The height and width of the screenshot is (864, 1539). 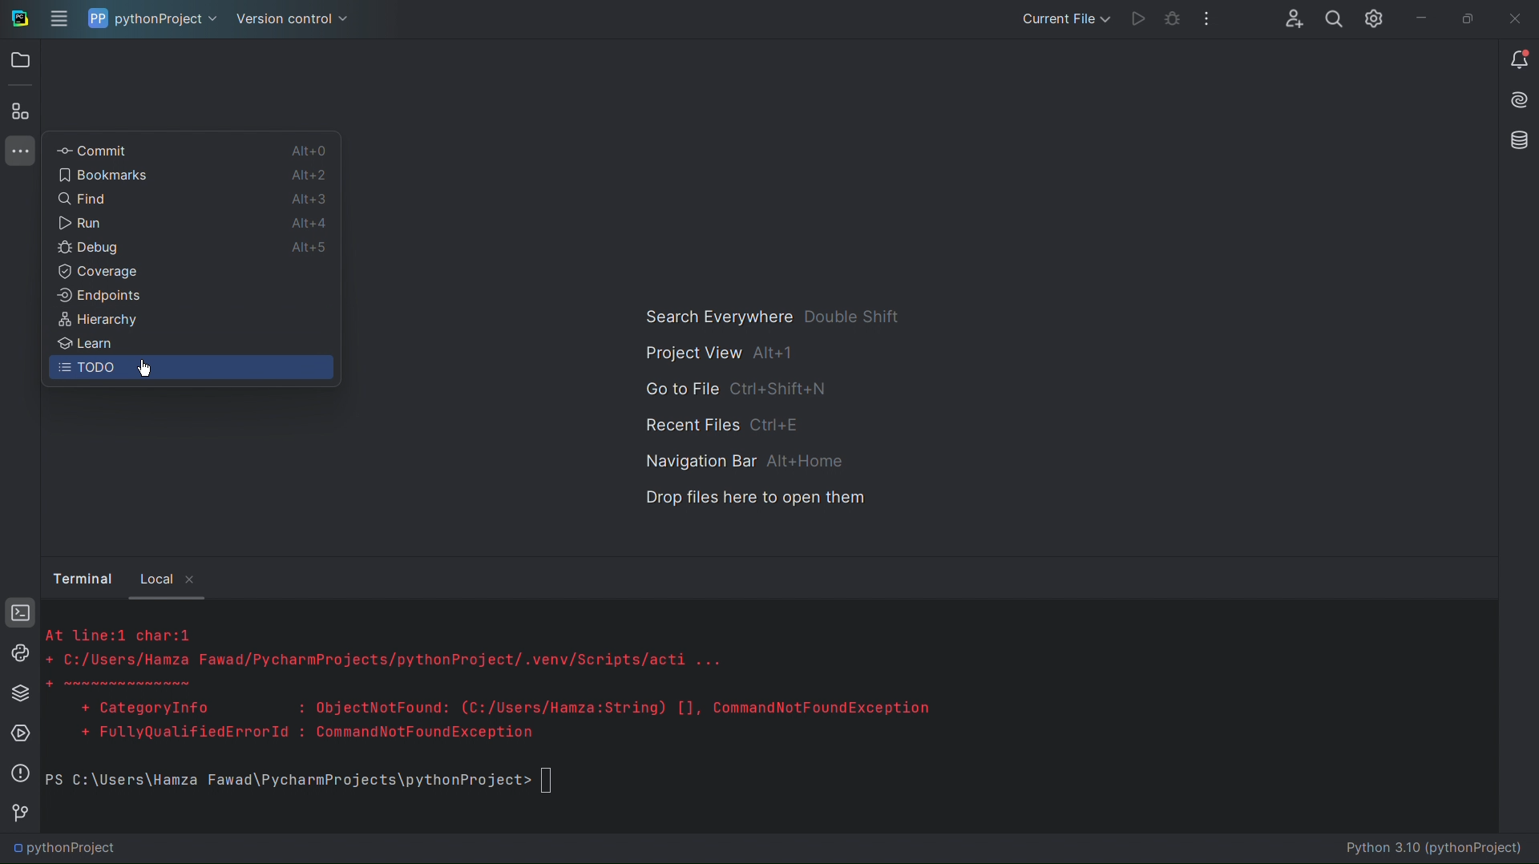 What do you see at coordinates (167, 575) in the screenshot?
I see `Local` at bounding box center [167, 575].